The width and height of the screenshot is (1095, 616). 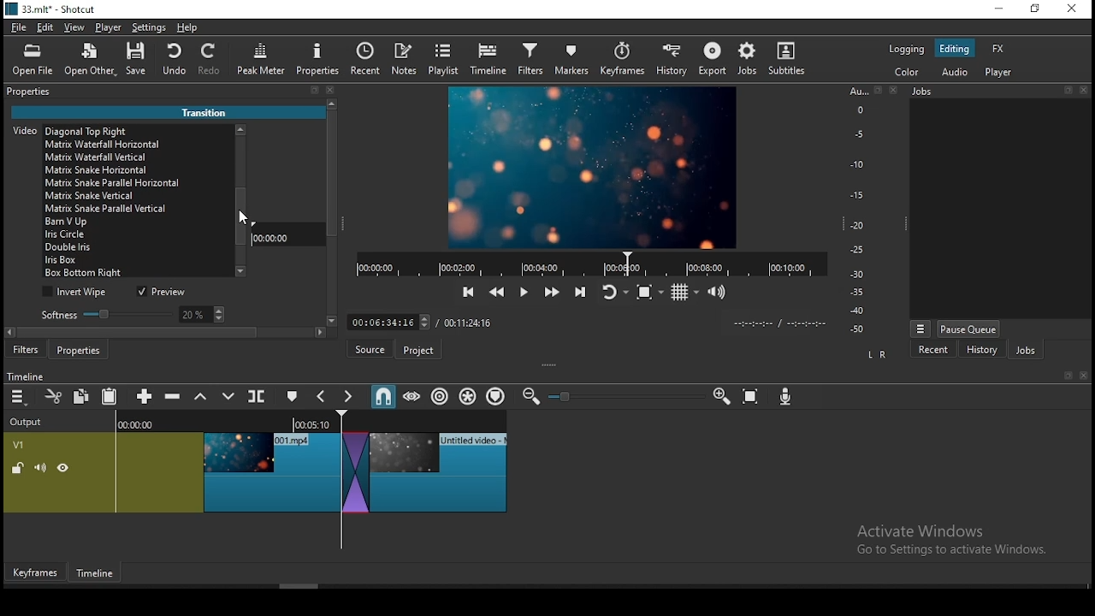 I want to click on transition option, so click(x=139, y=248).